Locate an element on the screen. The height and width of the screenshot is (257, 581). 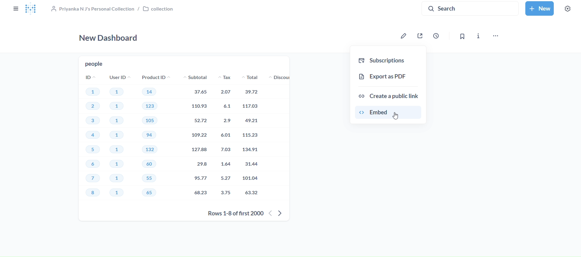
new is located at coordinates (540, 8).